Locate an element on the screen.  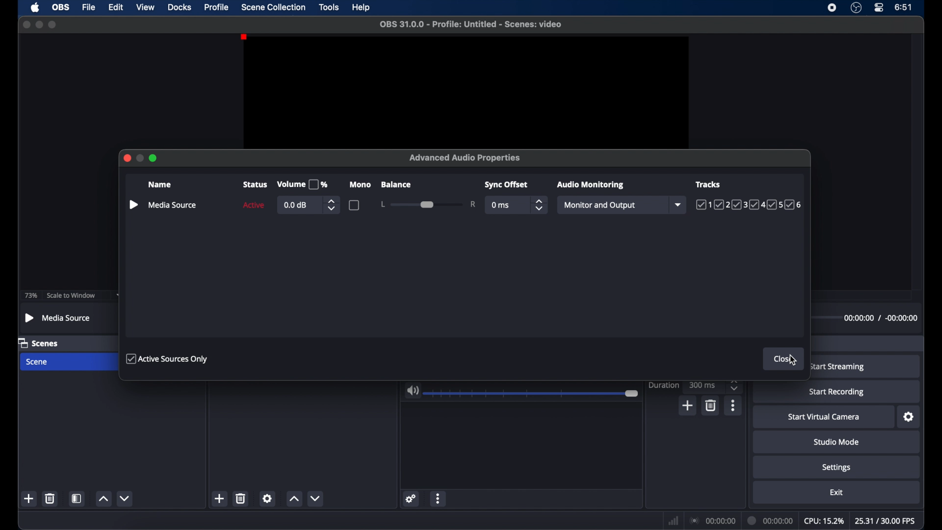
syncoffset is located at coordinates (506, 185).